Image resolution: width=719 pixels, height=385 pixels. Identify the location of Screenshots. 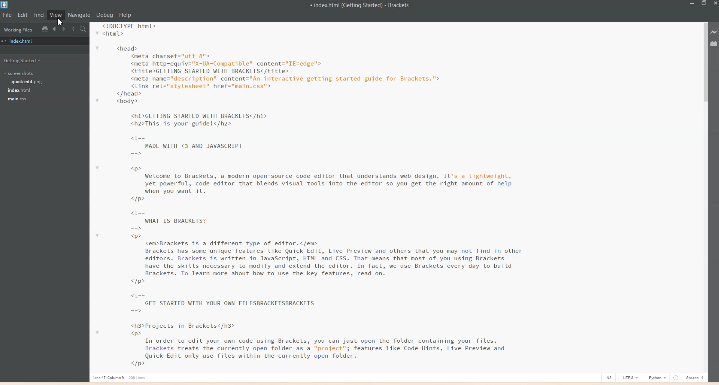
(19, 73).